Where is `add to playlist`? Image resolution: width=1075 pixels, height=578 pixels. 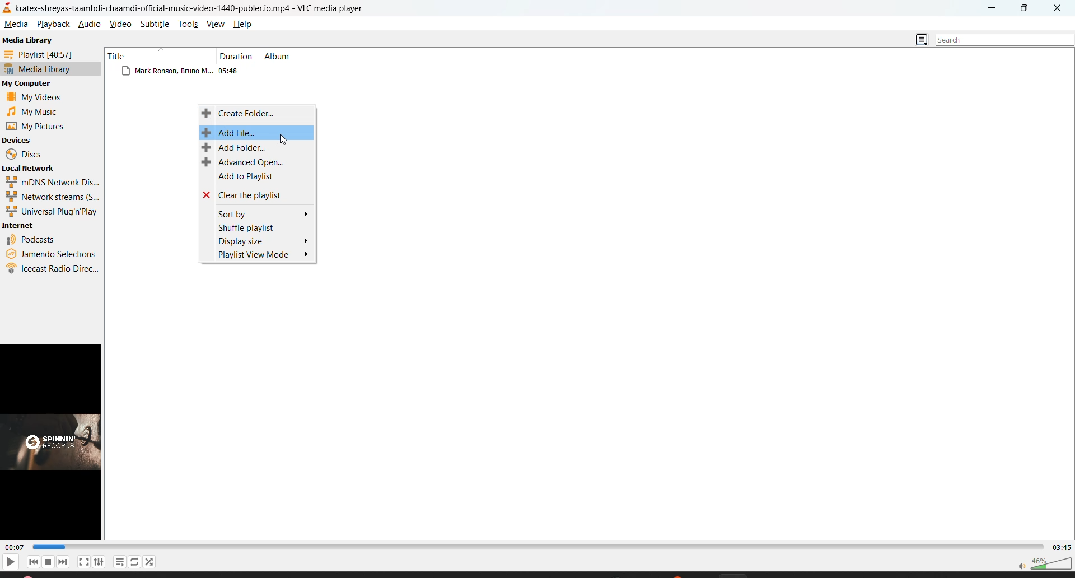
add to playlist is located at coordinates (247, 176).